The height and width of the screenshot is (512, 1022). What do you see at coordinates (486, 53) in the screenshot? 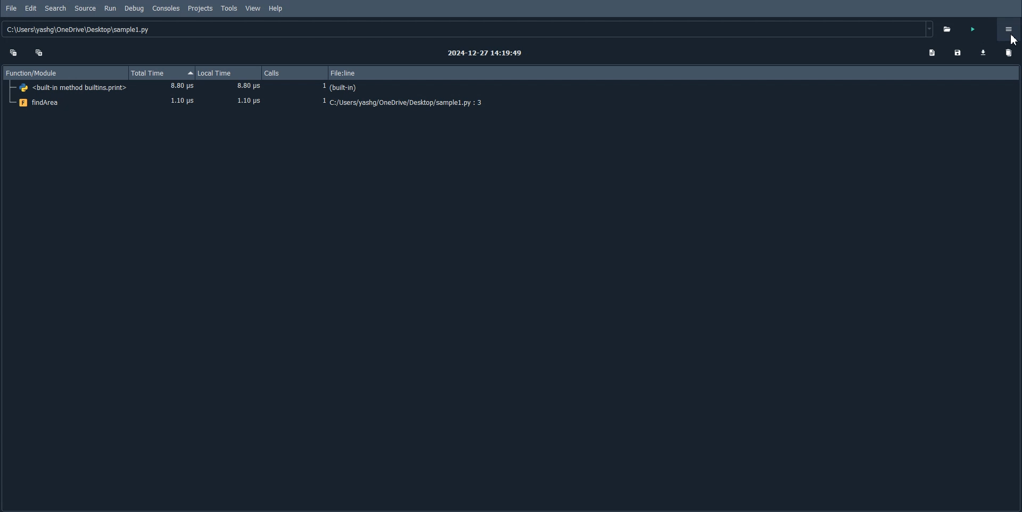
I see `2024-13-27 14:19:45` at bounding box center [486, 53].